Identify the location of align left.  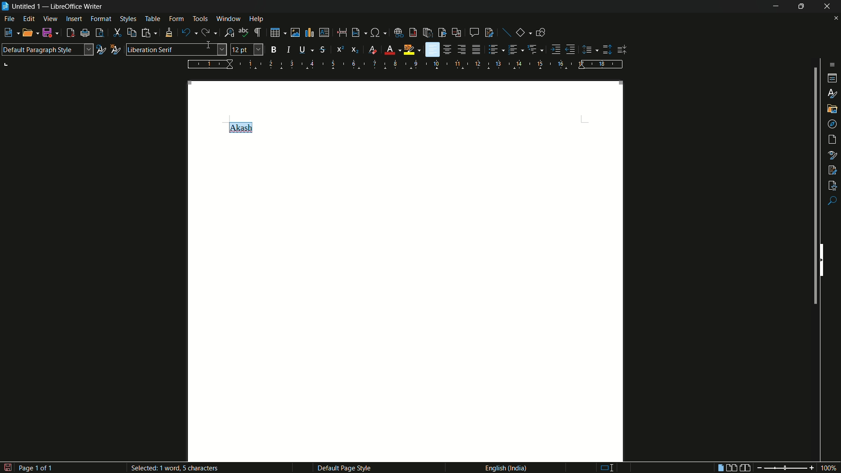
(432, 50).